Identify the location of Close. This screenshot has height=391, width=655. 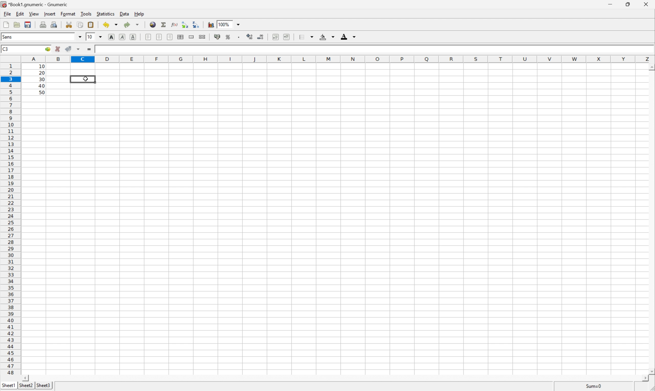
(646, 4).